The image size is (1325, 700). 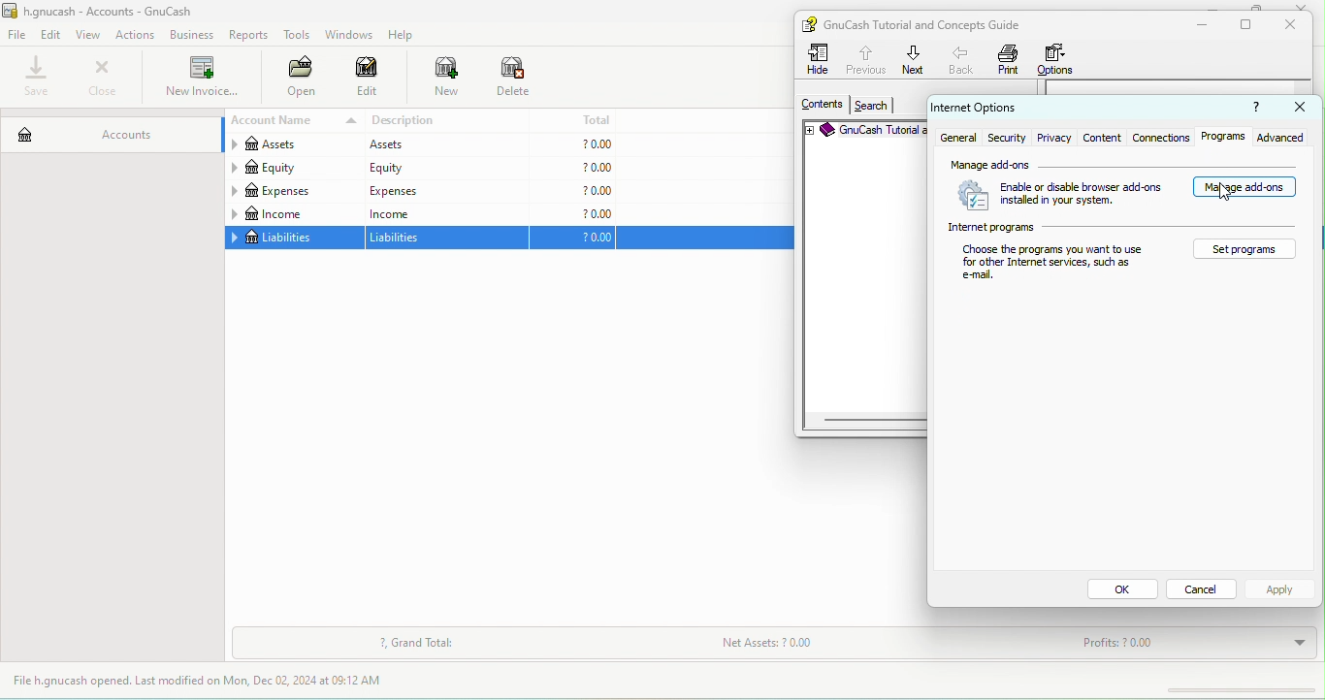 I want to click on next, so click(x=914, y=59).